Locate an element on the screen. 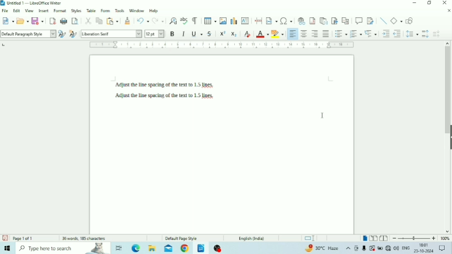 Image resolution: width=452 pixels, height=254 pixels. Italic is located at coordinates (184, 34).